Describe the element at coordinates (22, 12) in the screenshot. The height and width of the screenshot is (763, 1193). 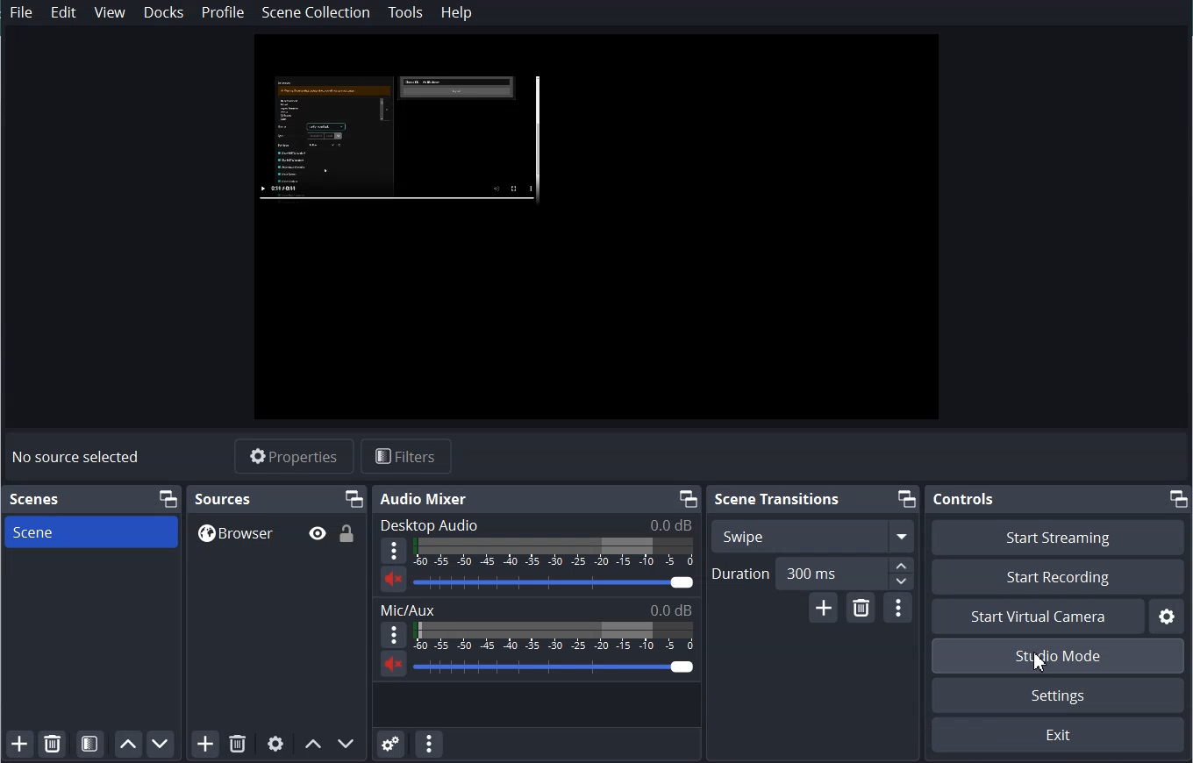
I see `File` at that location.